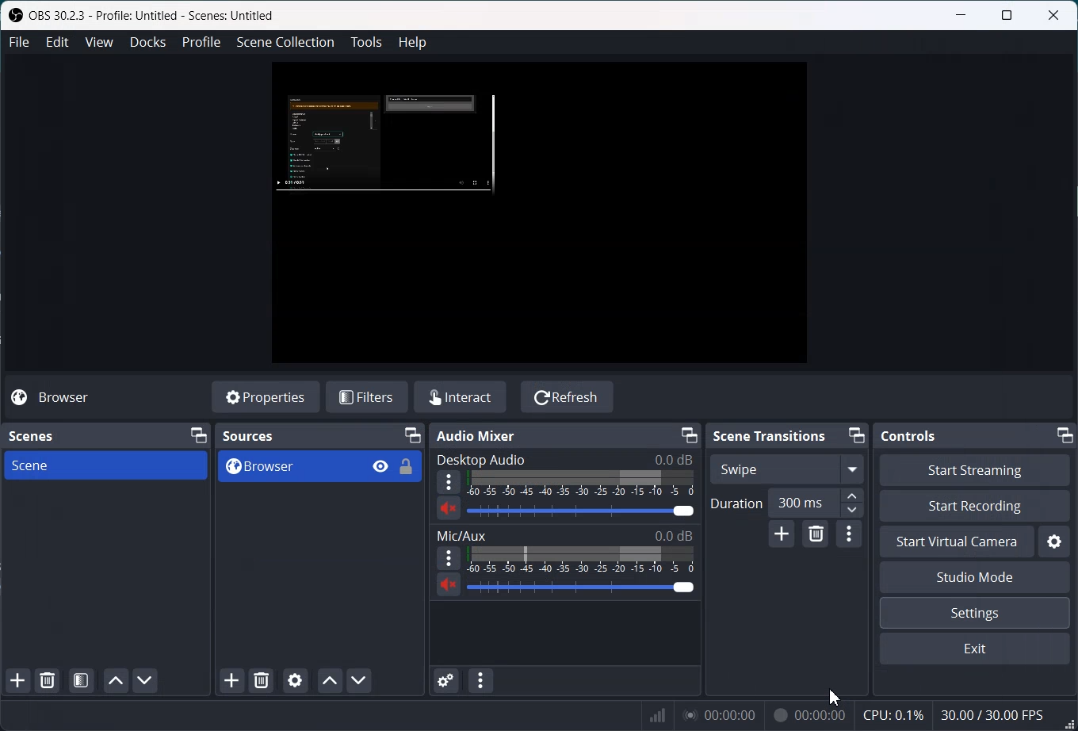  What do you see at coordinates (289, 466) in the screenshot?
I see `Browser` at bounding box center [289, 466].